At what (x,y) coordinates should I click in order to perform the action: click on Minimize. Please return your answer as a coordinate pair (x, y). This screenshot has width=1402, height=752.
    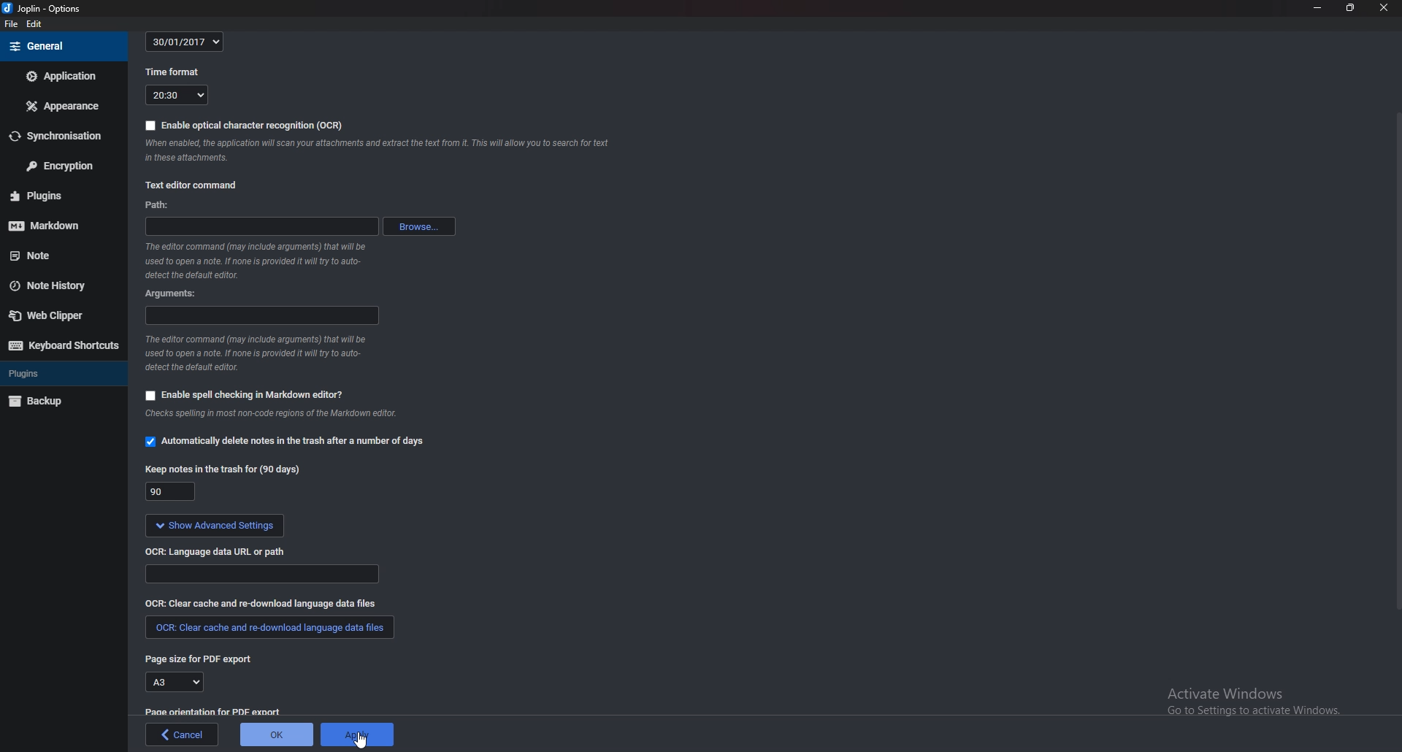
    Looking at the image, I should click on (1319, 9).